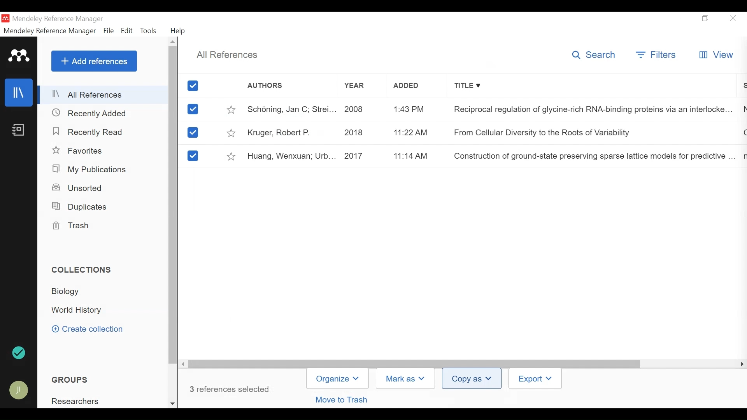 The height and width of the screenshot is (420, 747). What do you see at coordinates (85, 271) in the screenshot?
I see `Collection` at bounding box center [85, 271].